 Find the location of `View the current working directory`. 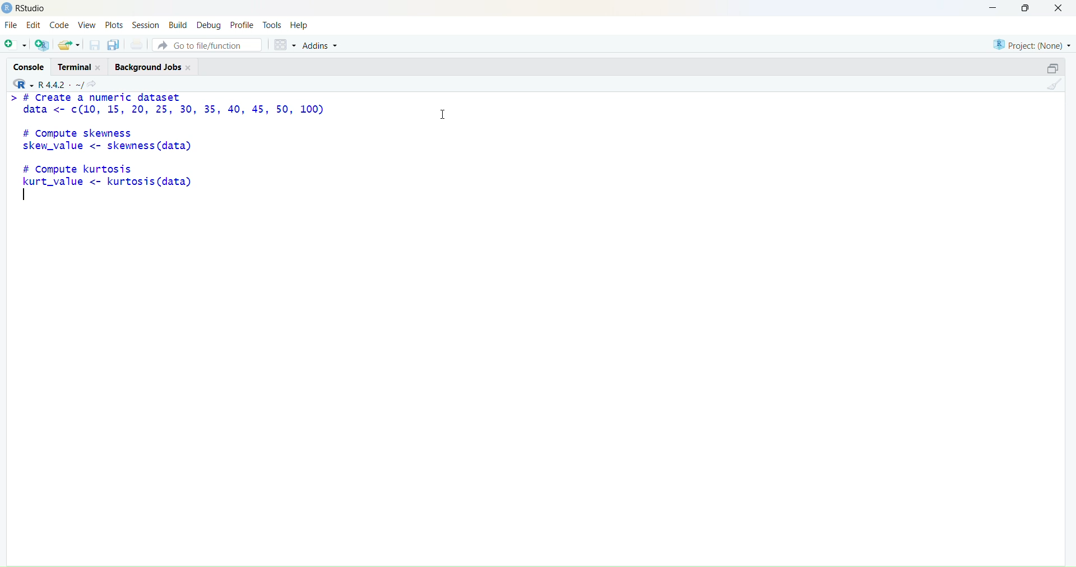

View the current working directory is located at coordinates (95, 83).